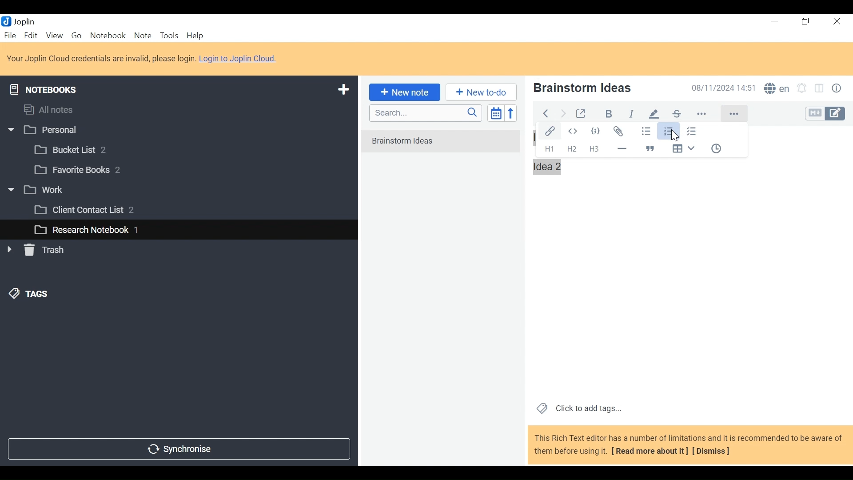 The width and height of the screenshot is (853, 480). What do you see at coordinates (109, 35) in the screenshot?
I see `Notebook` at bounding box center [109, 35].